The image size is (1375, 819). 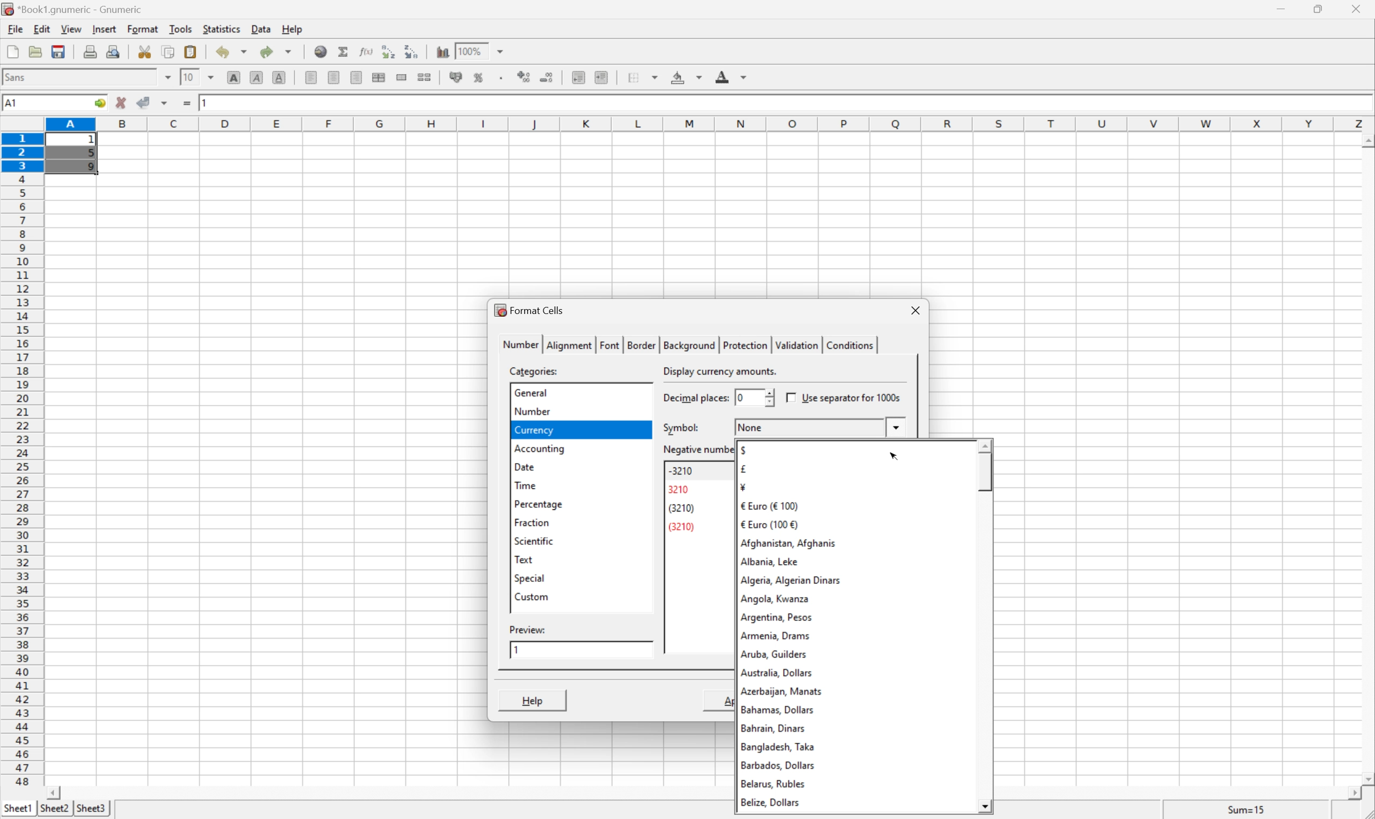 I want to click on accounting, so click(x=541, y=448).